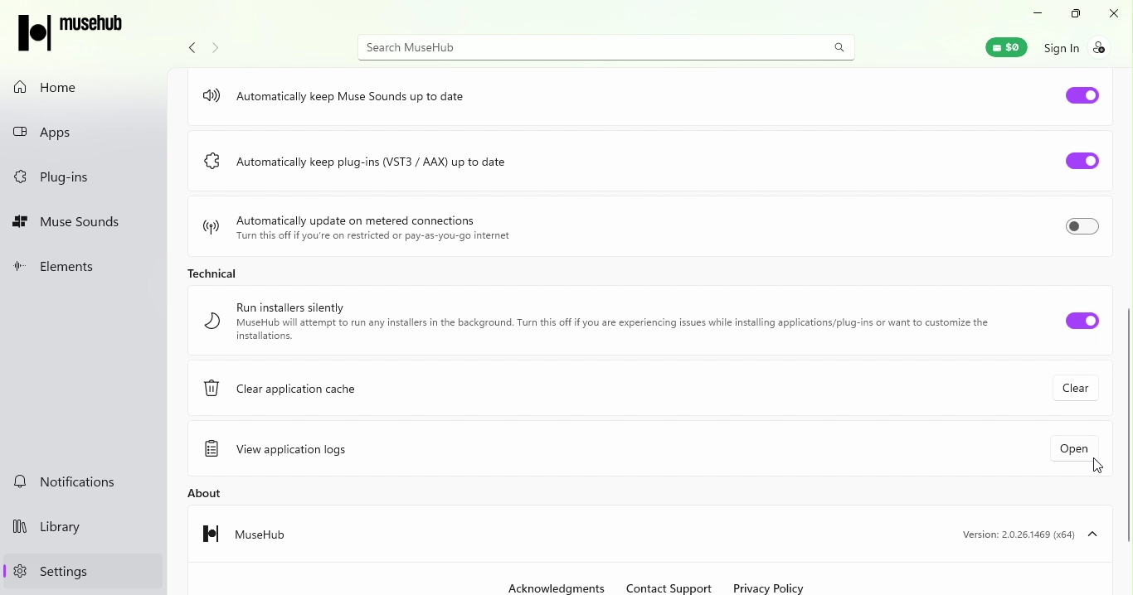 The image size is (1133, 595). What do you see at coordinates (1072, 13) in the screenshot?
I see `Maximize` at bounding box center [1072, 13].